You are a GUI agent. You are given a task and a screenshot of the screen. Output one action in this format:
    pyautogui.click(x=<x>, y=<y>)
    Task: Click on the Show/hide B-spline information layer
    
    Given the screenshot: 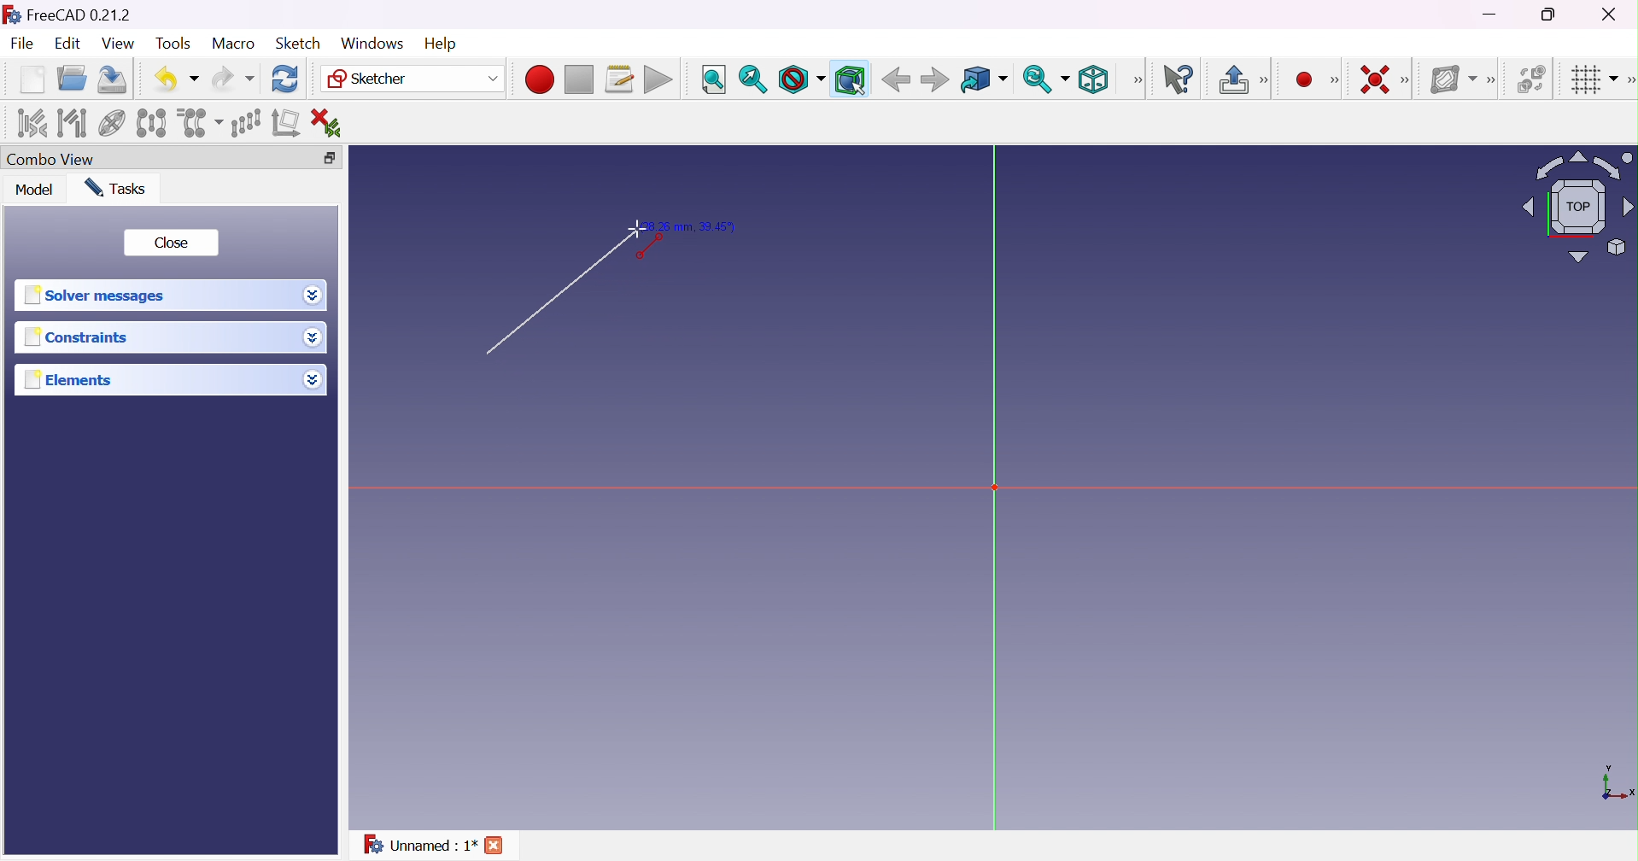 What is the action you would take?
    pyautogui.click(x=1454, y=79)
    